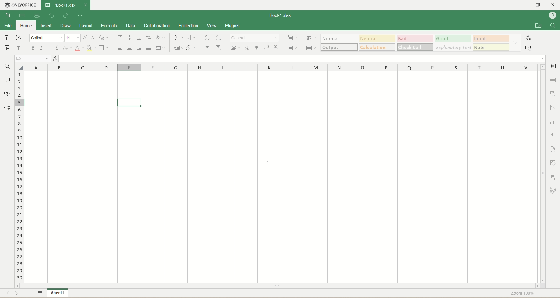 The height and width of the screenshot is (298, 560). What do you see at coordinates (41, 48) in the screenshot?
I see `italic` at bounding box center [41, 48].